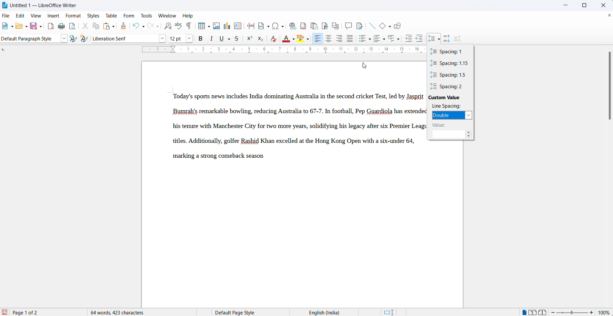 Image resolution: width=613 pixels, height=316 pixels. Describe the element at coordinates (440, 36) in the screenshot. I see `cursor` at that location.